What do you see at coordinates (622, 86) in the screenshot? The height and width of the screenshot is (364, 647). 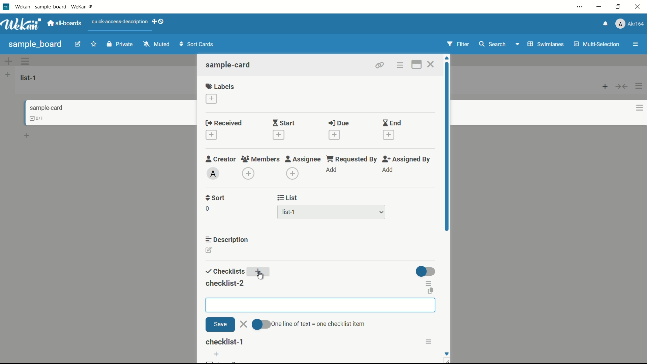 I see `collapse` at bounding box center [622, 86].